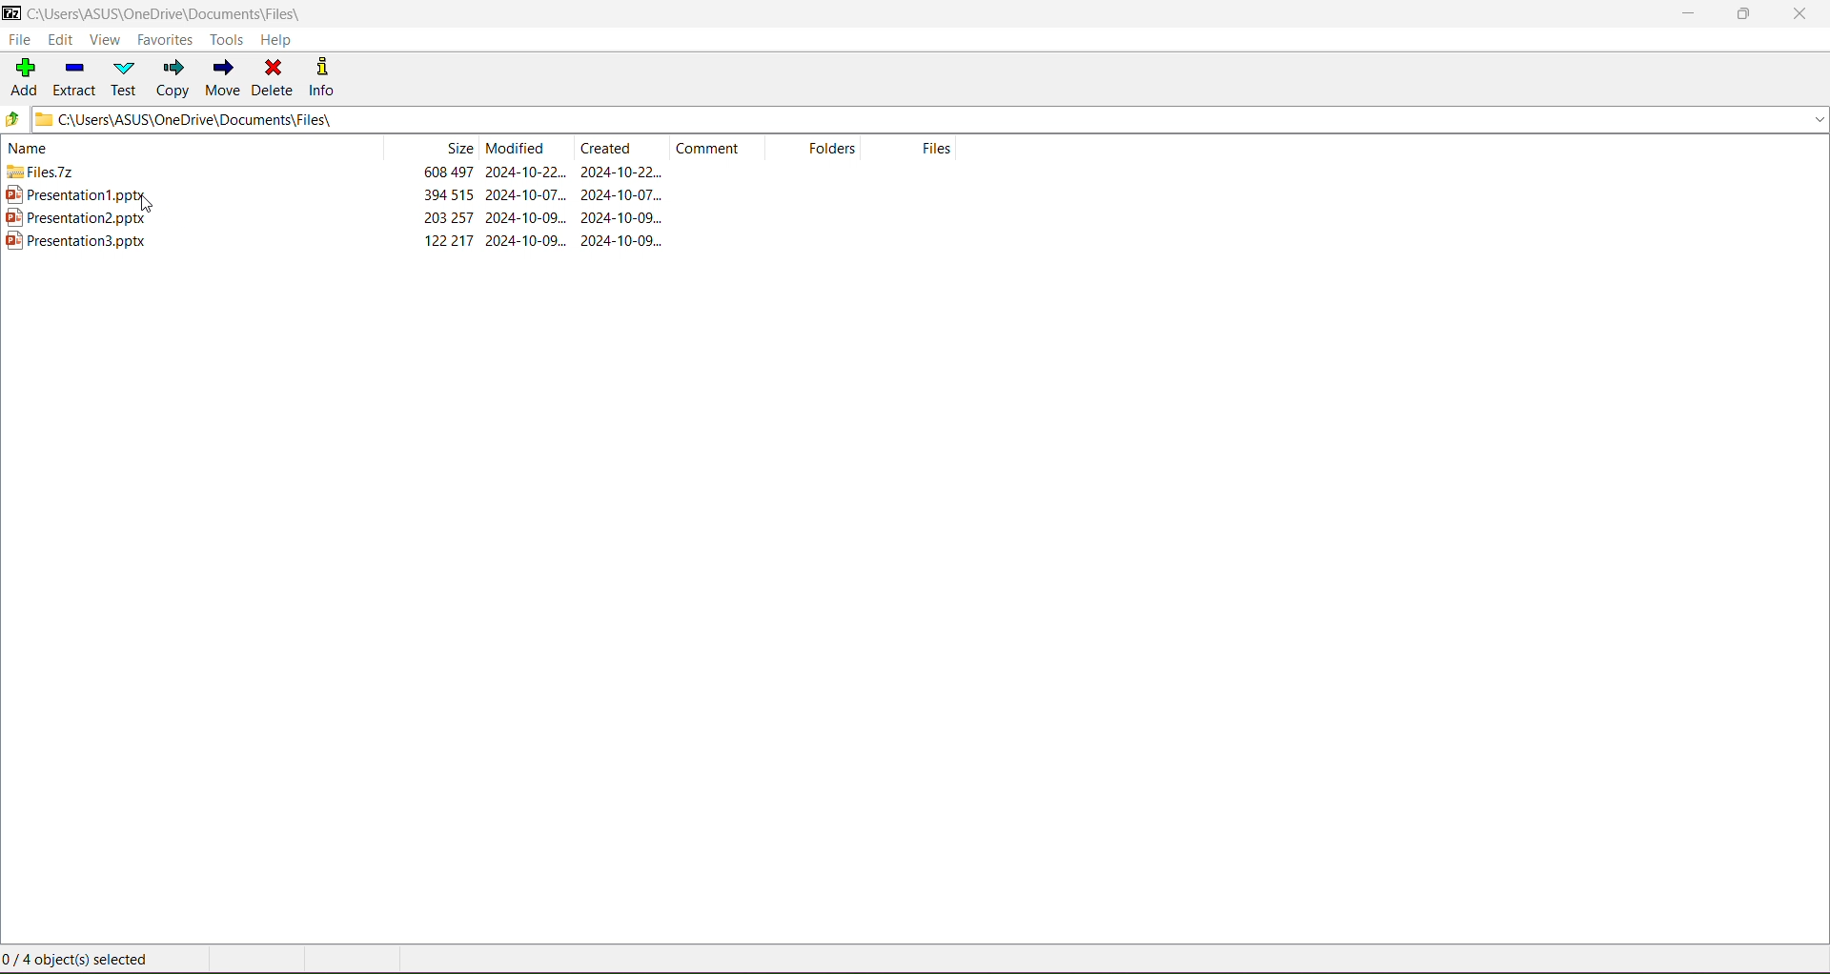 This screenshot has height=974, width=1830. I want to click on Move, so click(226, 78).